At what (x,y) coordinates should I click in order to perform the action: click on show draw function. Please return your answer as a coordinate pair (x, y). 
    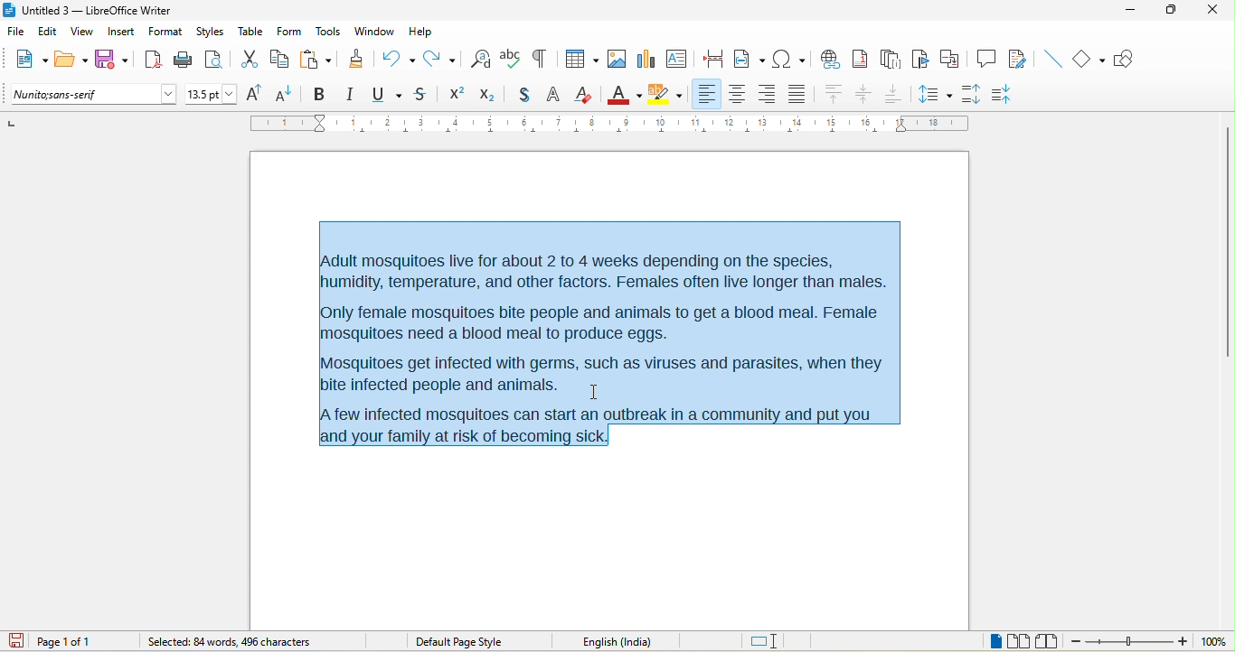
    Looking at the image, I should click on (1130, 59).